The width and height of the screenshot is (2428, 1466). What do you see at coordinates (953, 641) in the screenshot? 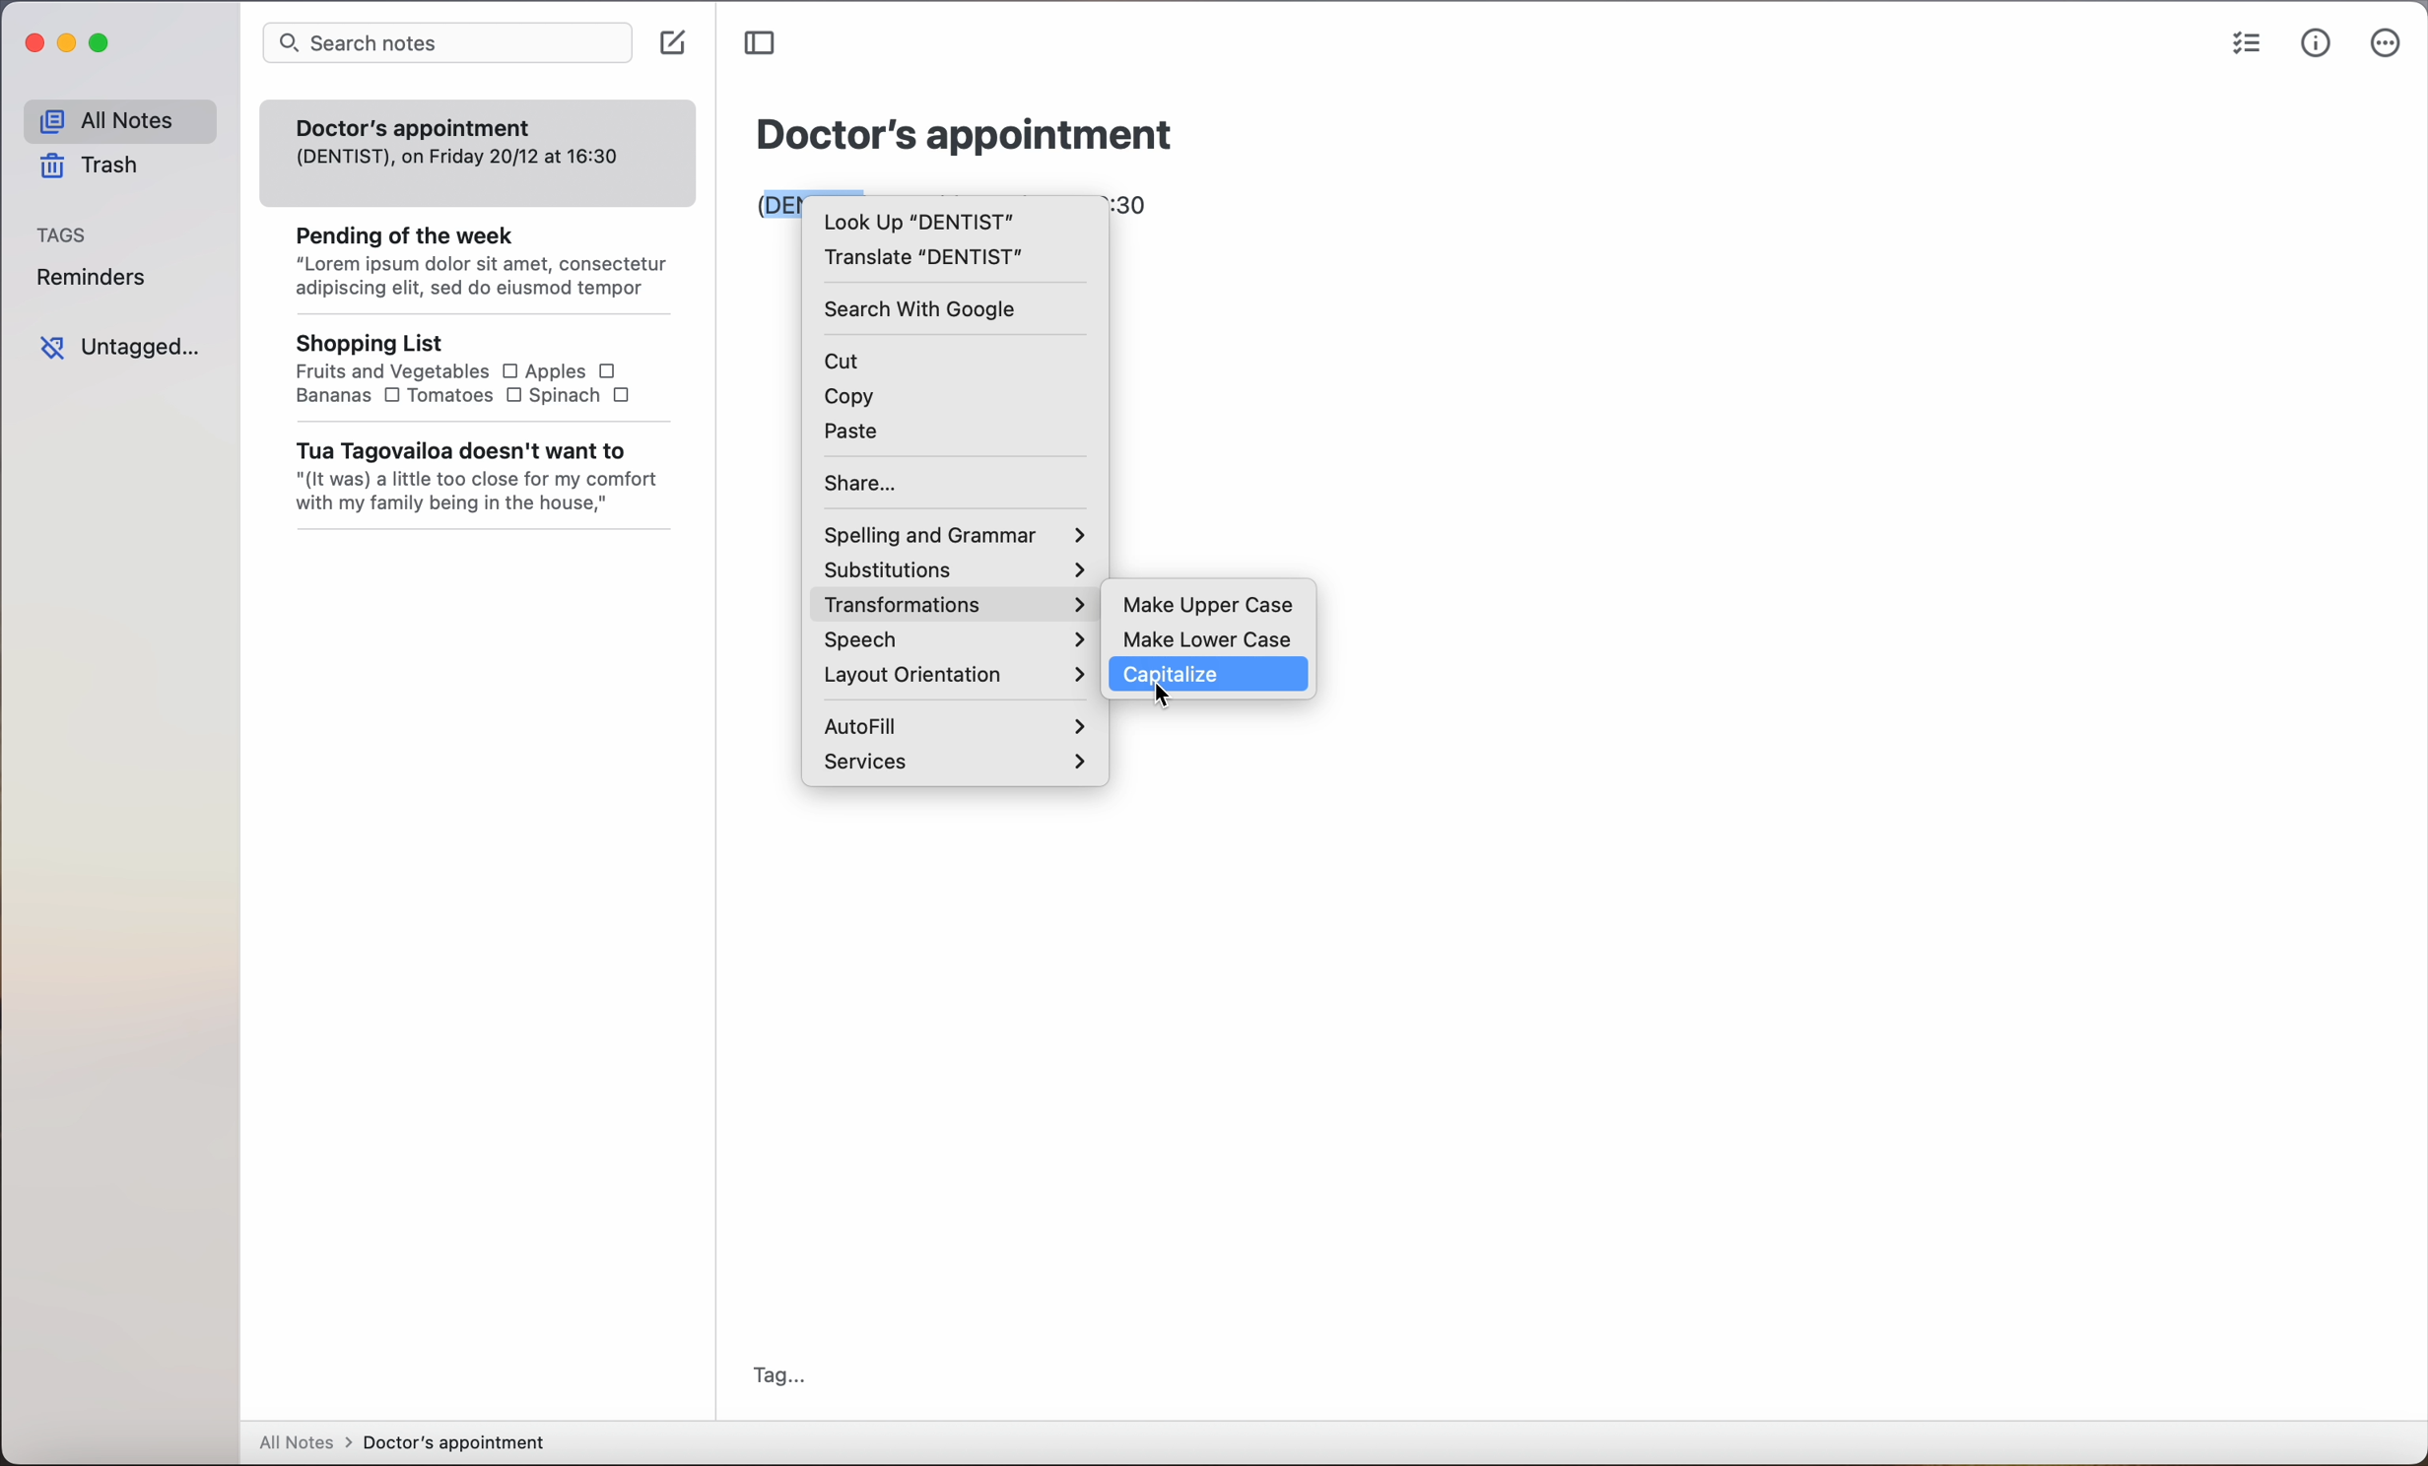
I see `speech` at bounding box center [953, 641].